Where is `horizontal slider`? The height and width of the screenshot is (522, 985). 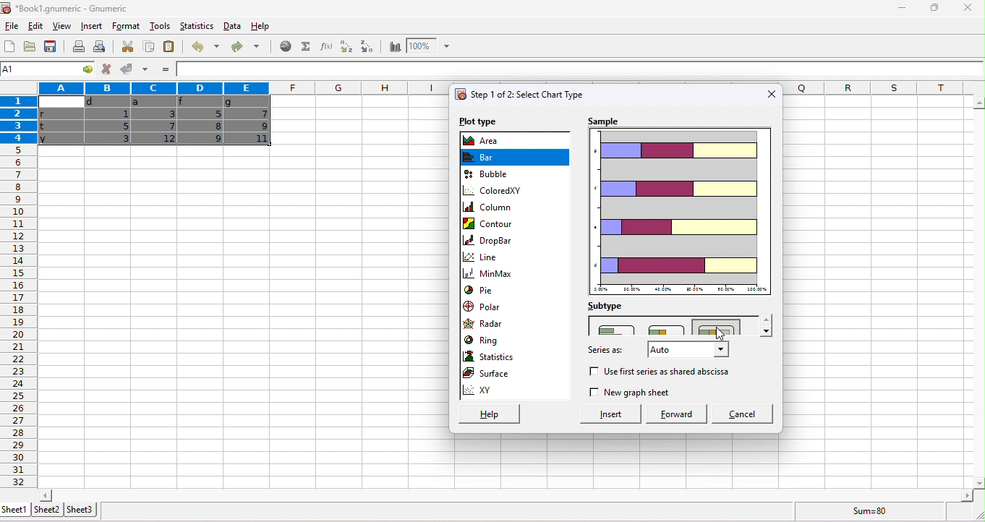 horizontal slider is located at coordinates (506, 496).